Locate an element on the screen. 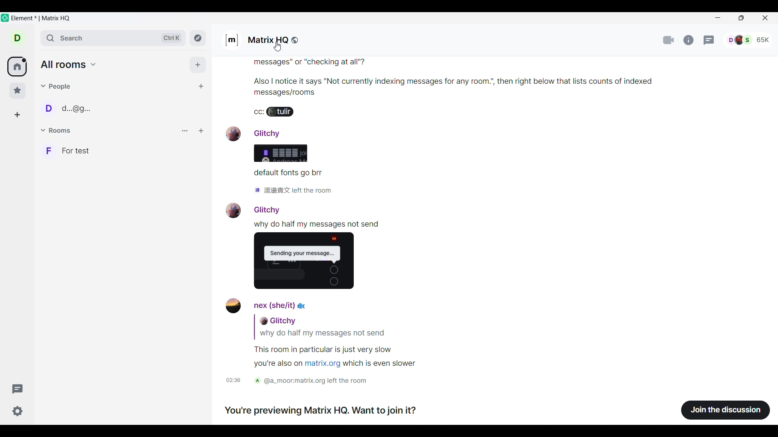 This screenshot has width=778, height=437. number of people in the room is located at coordinates (747, 39).